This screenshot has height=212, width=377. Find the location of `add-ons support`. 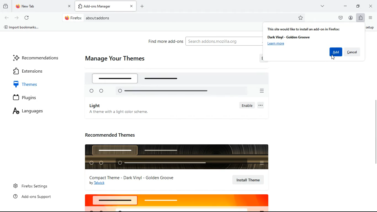

add-ons support is located at coordinates (34, 197).